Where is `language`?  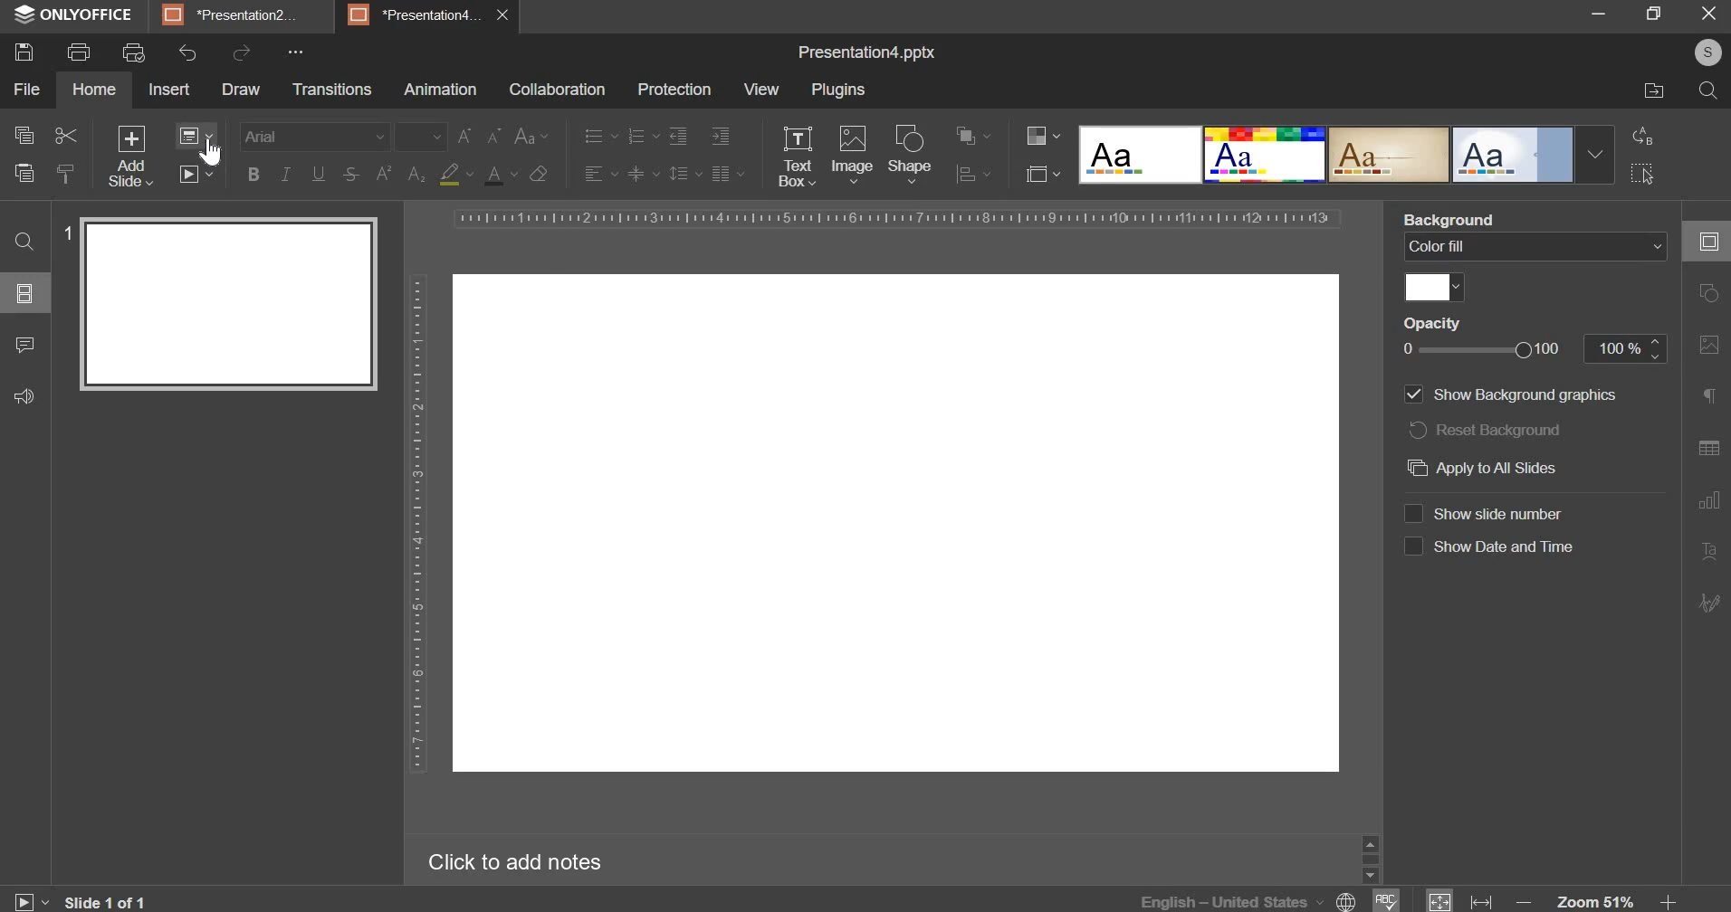
language is located at coordinates (1251, 899).